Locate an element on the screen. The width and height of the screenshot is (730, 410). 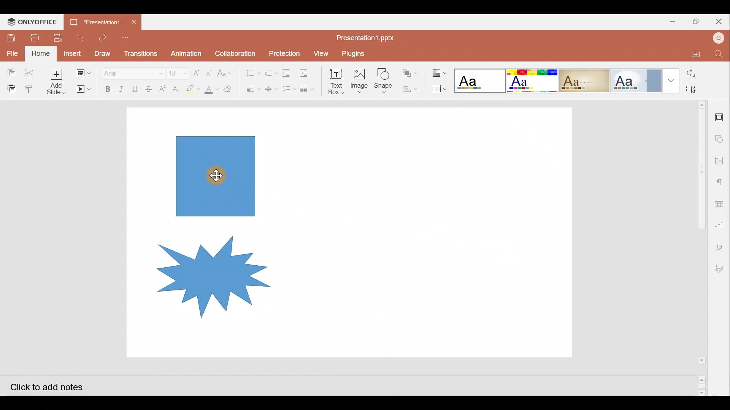
Insert is located at coordinates (73, 54).